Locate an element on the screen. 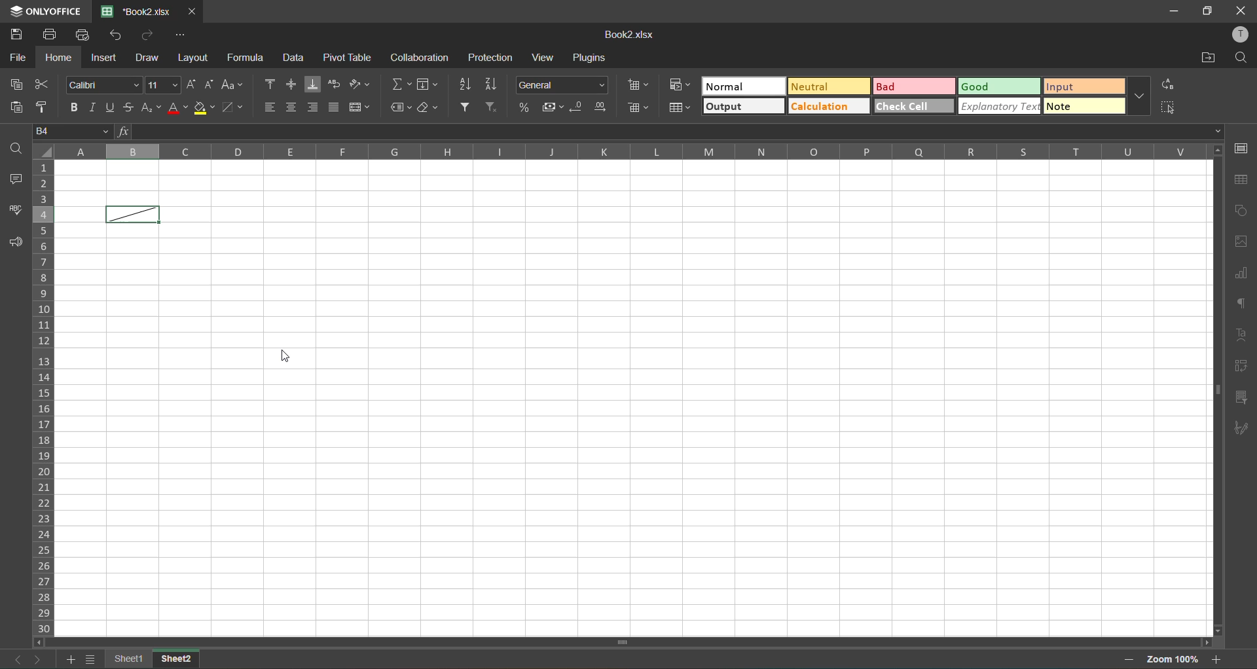 This screenshot has height=669, width=1257. explanatory check is located at coordinates (999, 105).